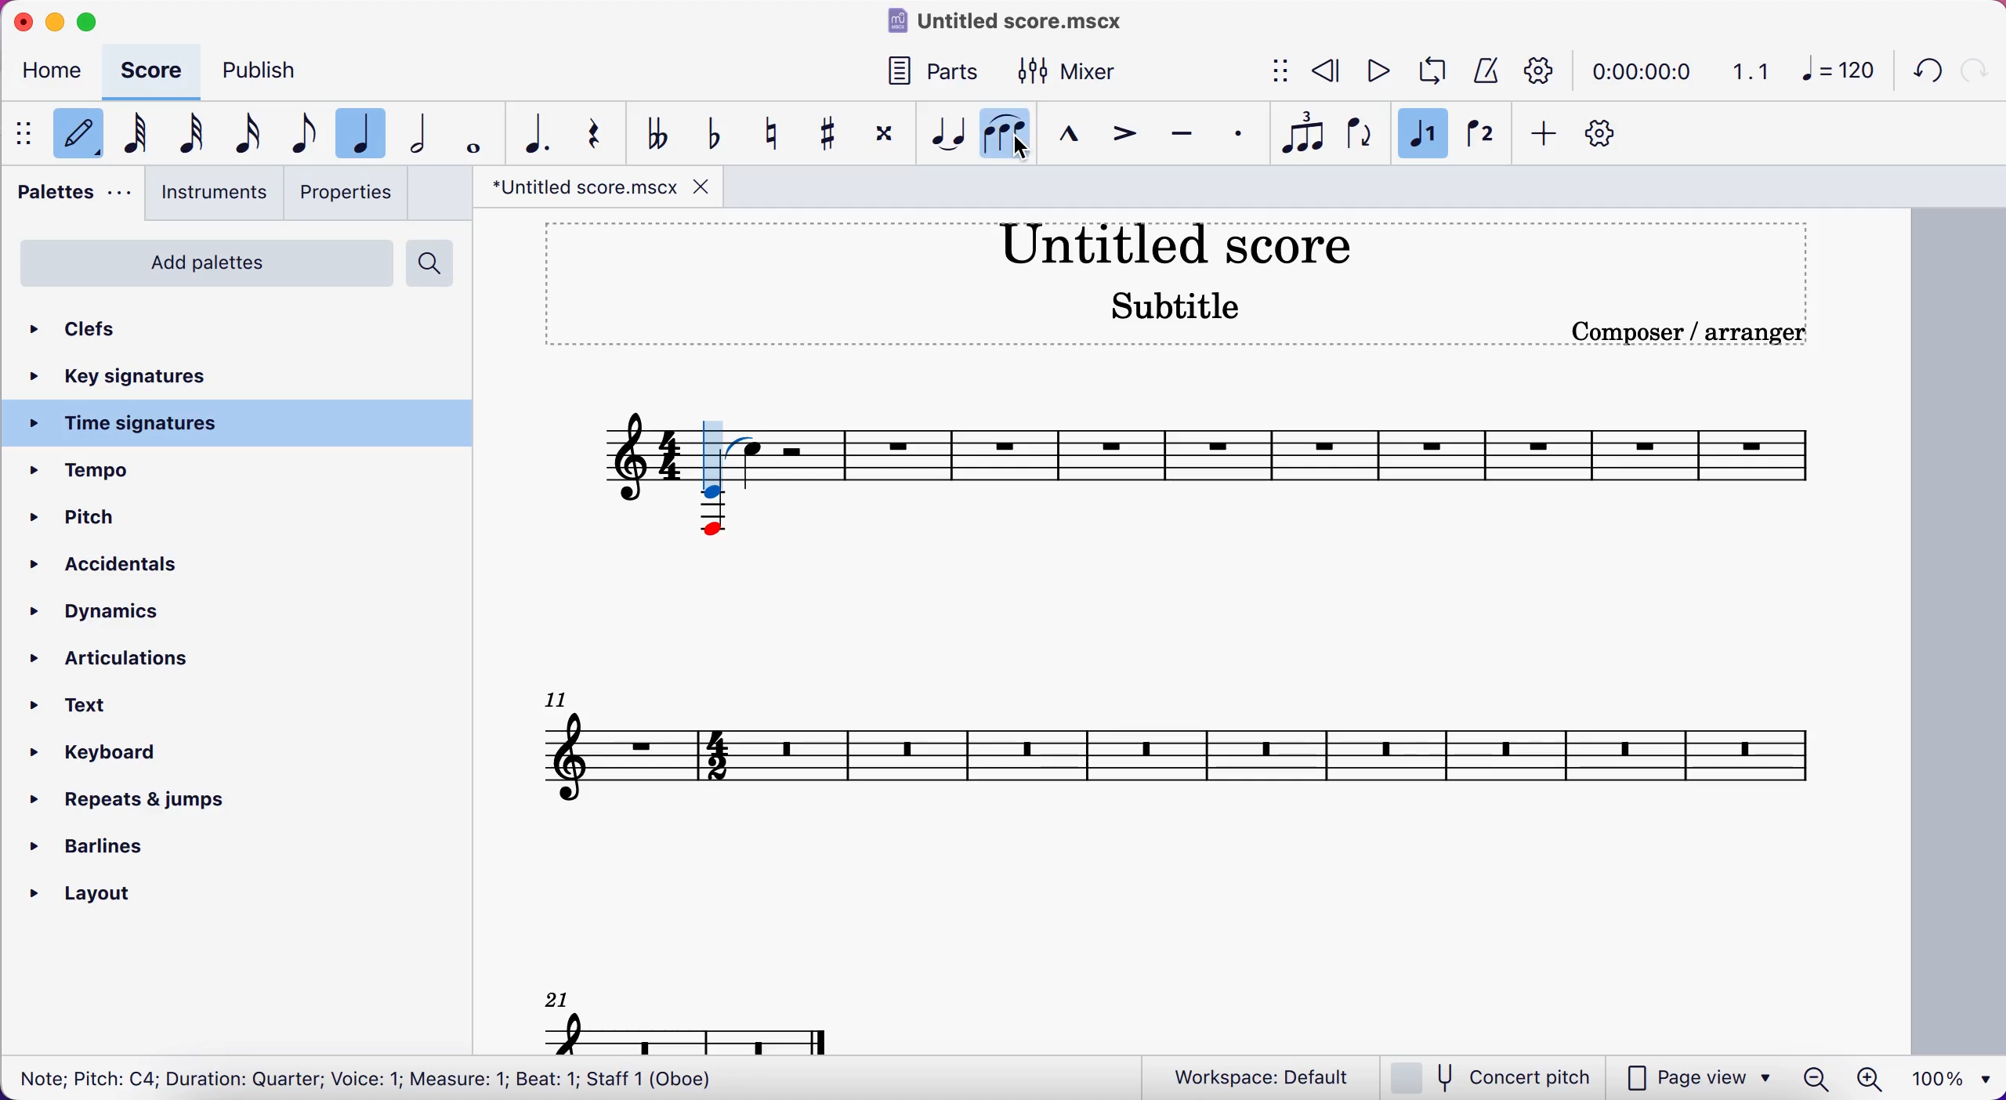 Image resolution: width=2006 pixels, height=1100 pixels. I want to click on properties, so click(353, 194).